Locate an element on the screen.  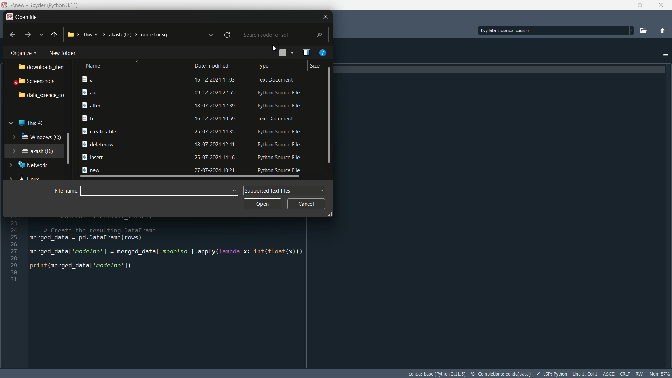
Scrollbar is located at coordinates (329, 115).